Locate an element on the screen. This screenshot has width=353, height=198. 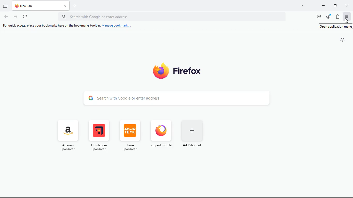
Open application ment is located at coordinates (336, 26).